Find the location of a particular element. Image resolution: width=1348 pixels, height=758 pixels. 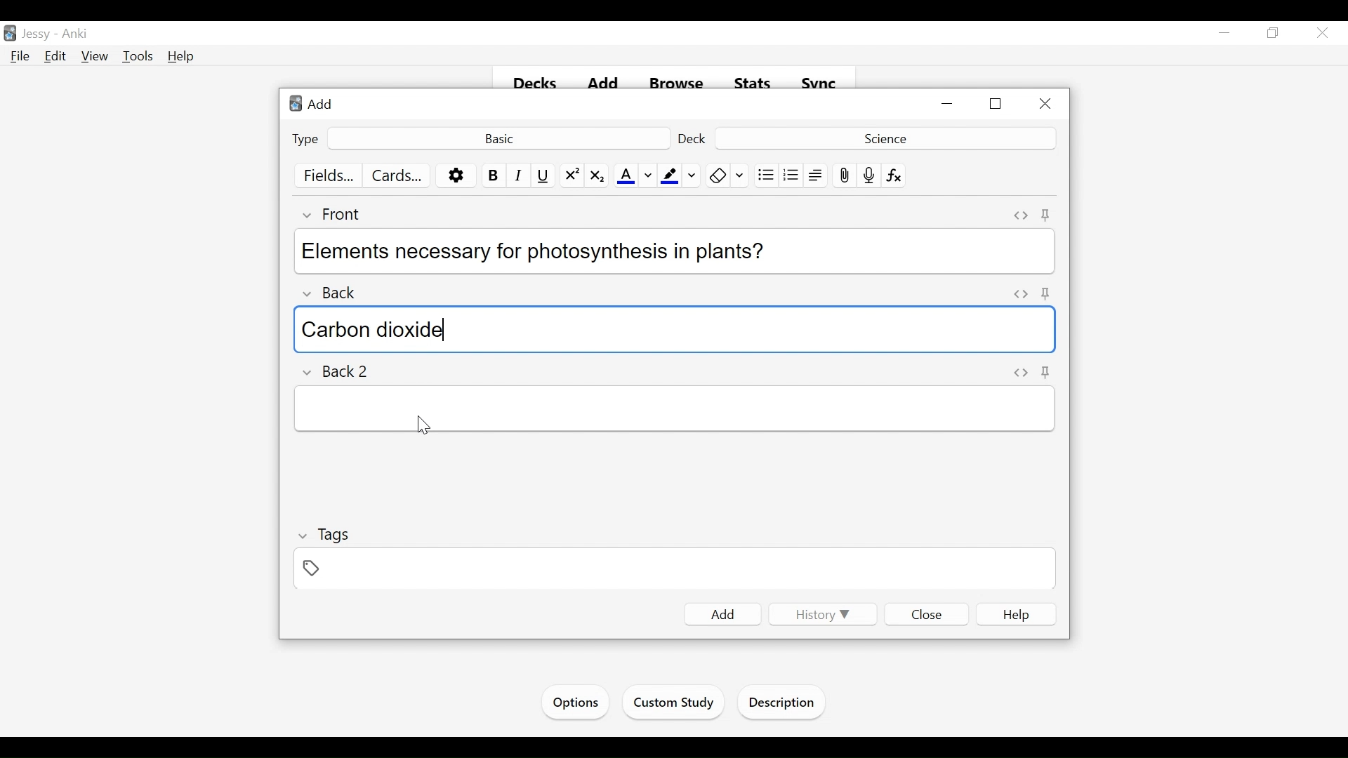

Restore is located at coordinates (1271, 34).